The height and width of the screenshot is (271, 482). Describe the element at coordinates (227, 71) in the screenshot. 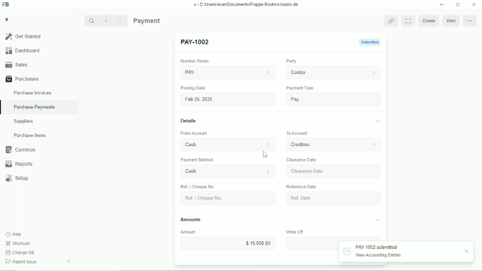

I see `PAY.` at that location.